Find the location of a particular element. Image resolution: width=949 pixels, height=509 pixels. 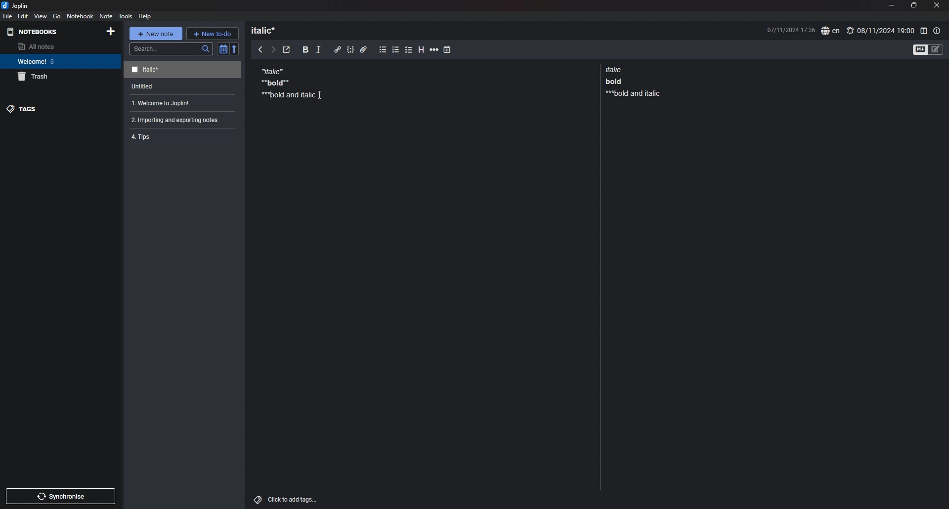

italic is located at coordinates (318, 51).